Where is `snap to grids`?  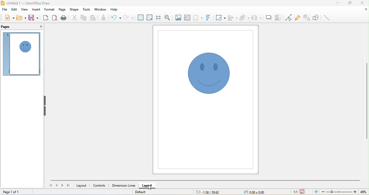 snap to grids is located at coordinates (150, 18).